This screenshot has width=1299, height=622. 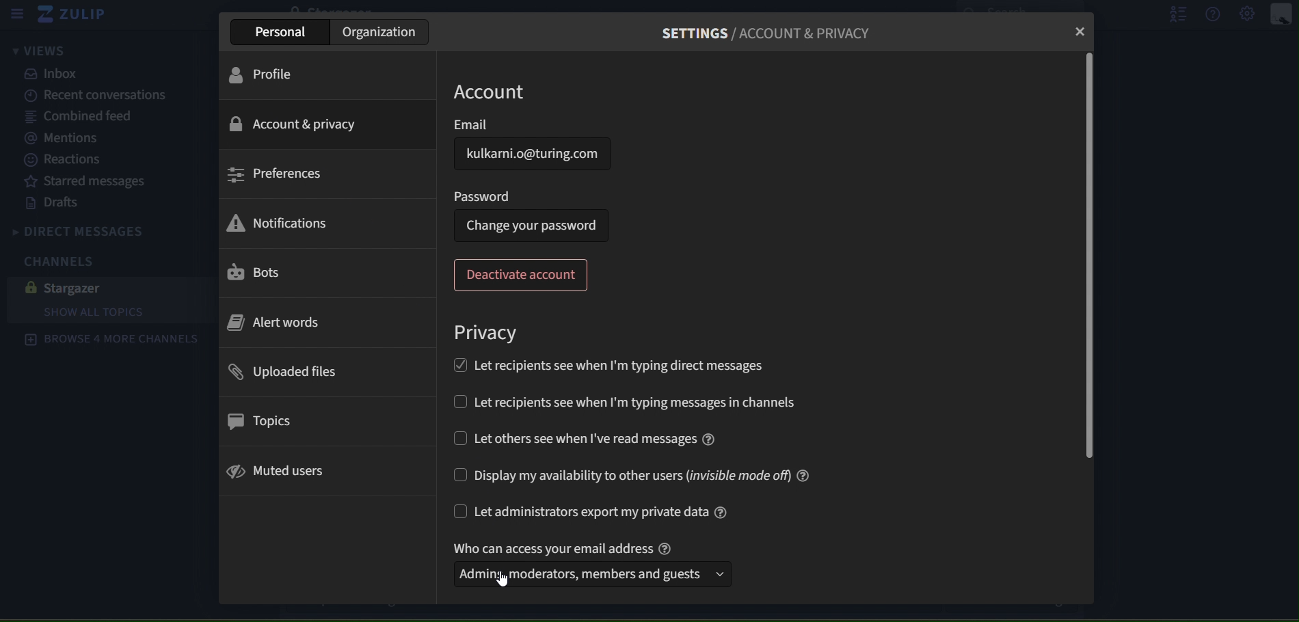 What do you see at coordinates (257, 421) in the screenshot?
I see `topics` at bounding box center [257, 421].